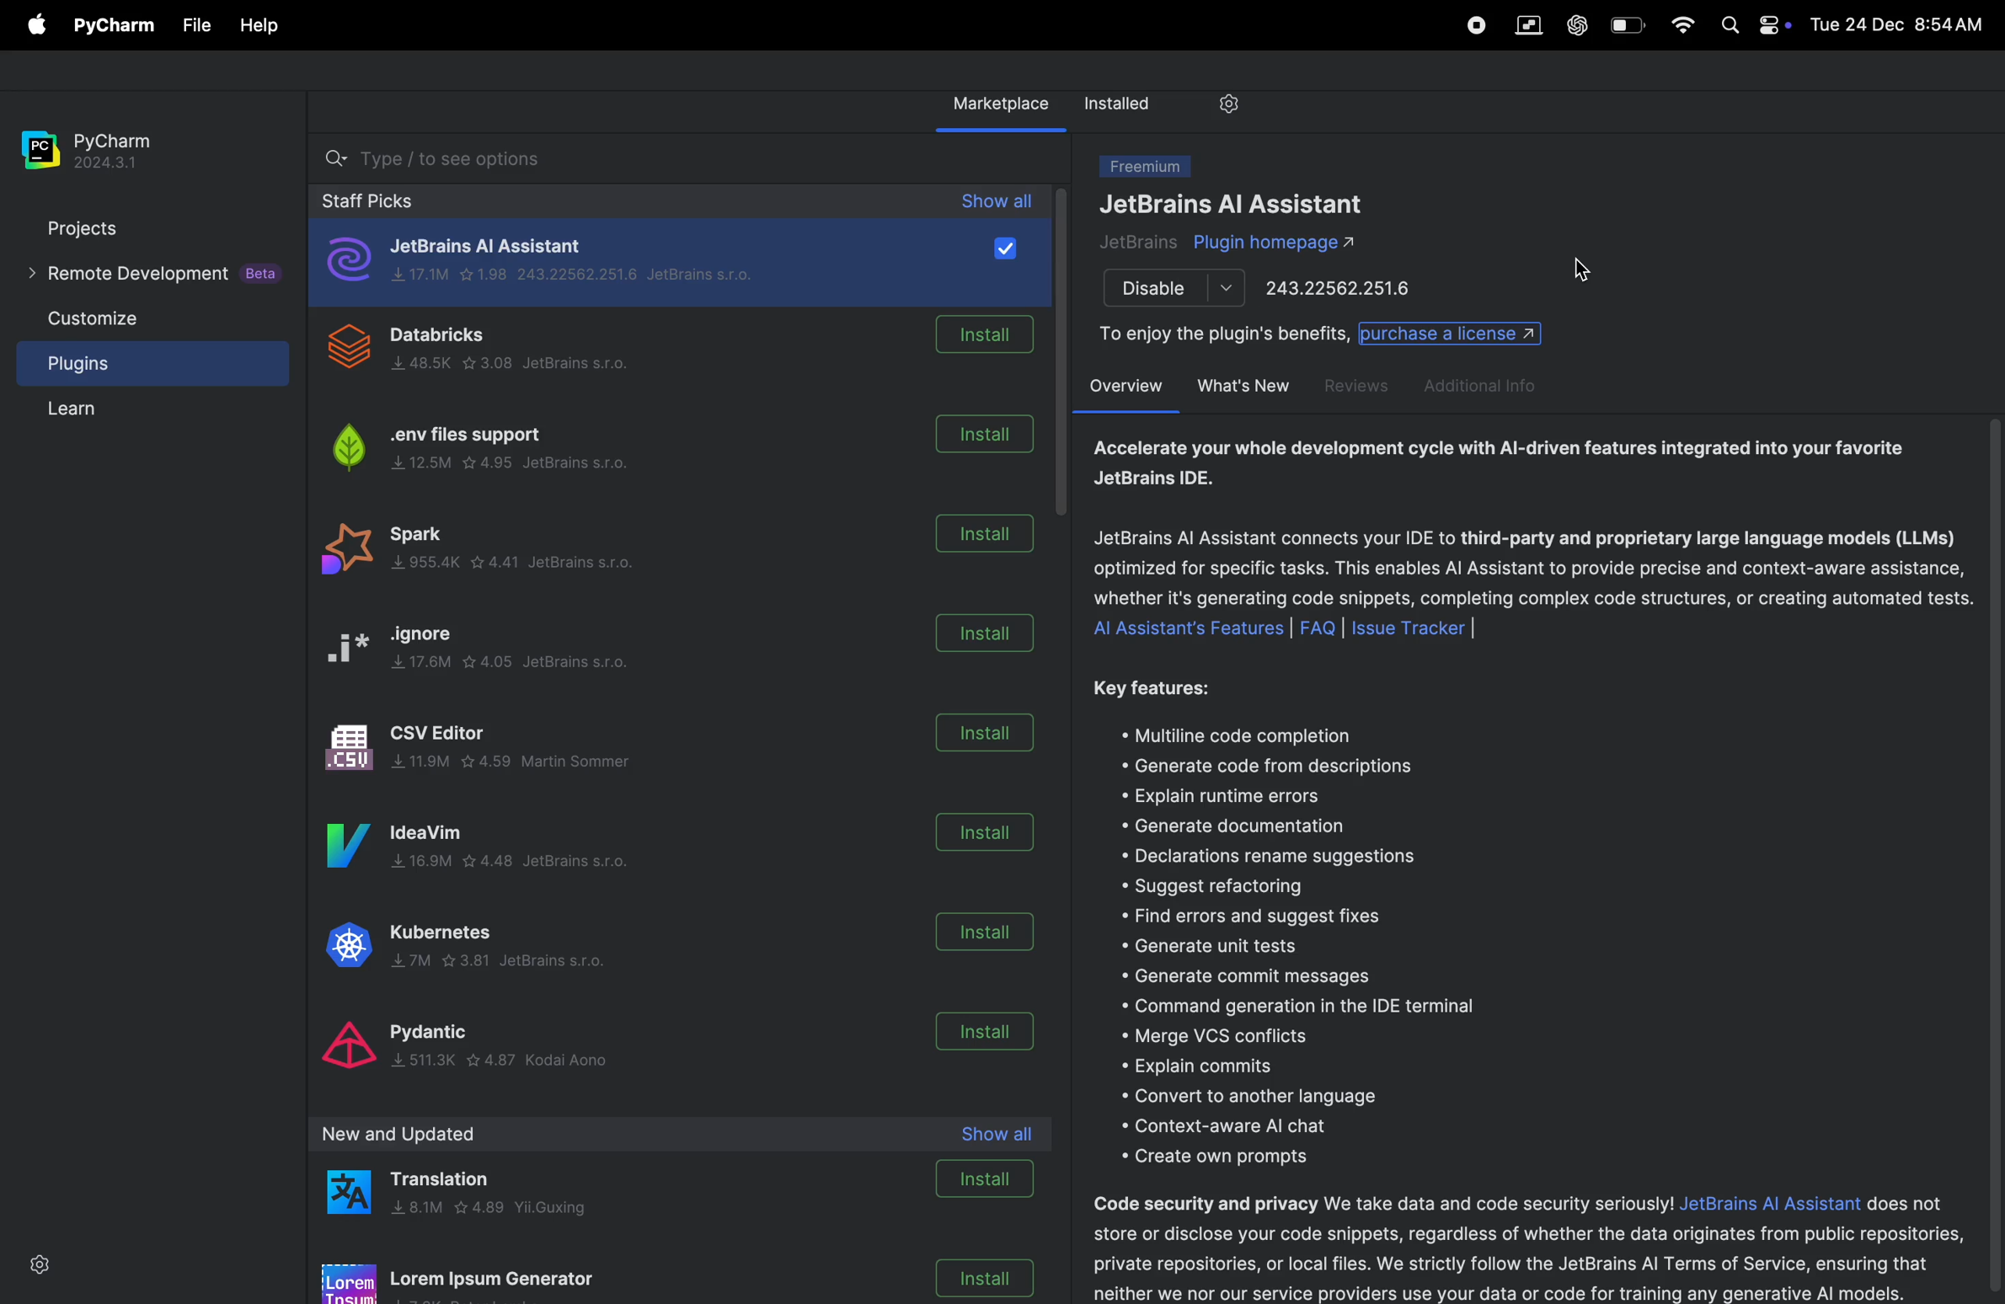  What do you see at coordinates (1475, 25) in the screenshot?
I see `record` at bounding box center [1475, 25].